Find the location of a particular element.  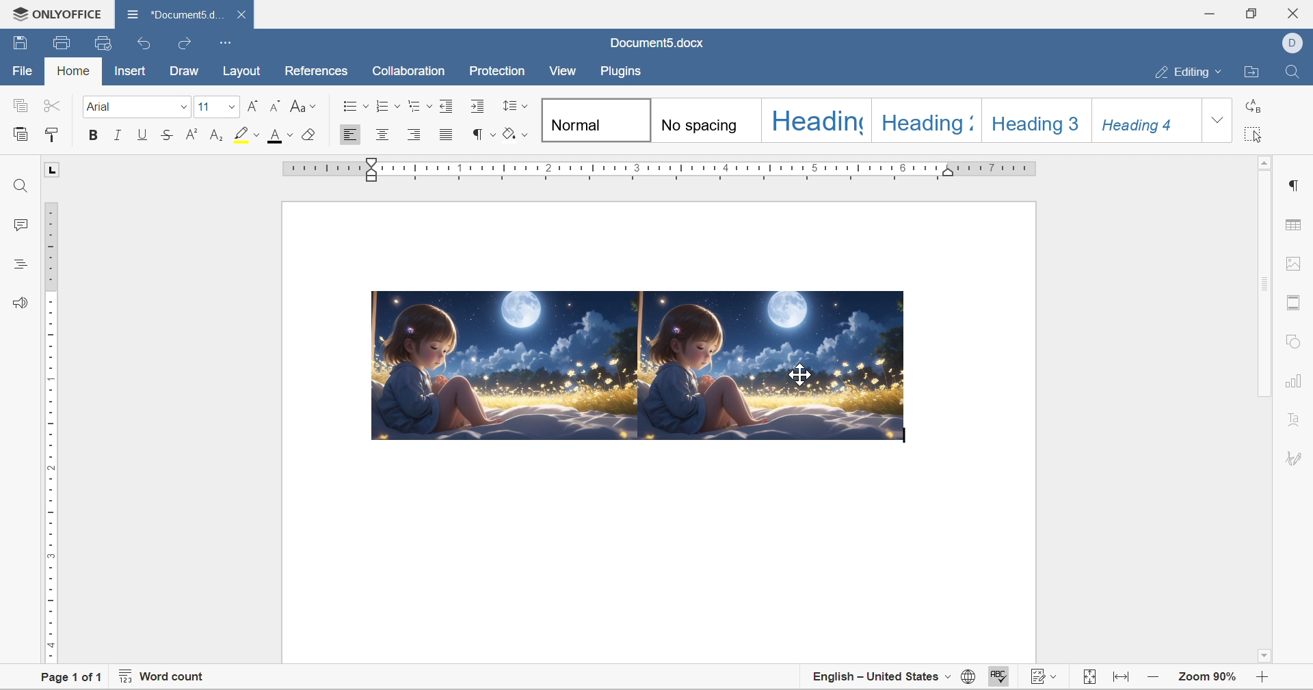

collaboration is located at coordinates (411, 72).